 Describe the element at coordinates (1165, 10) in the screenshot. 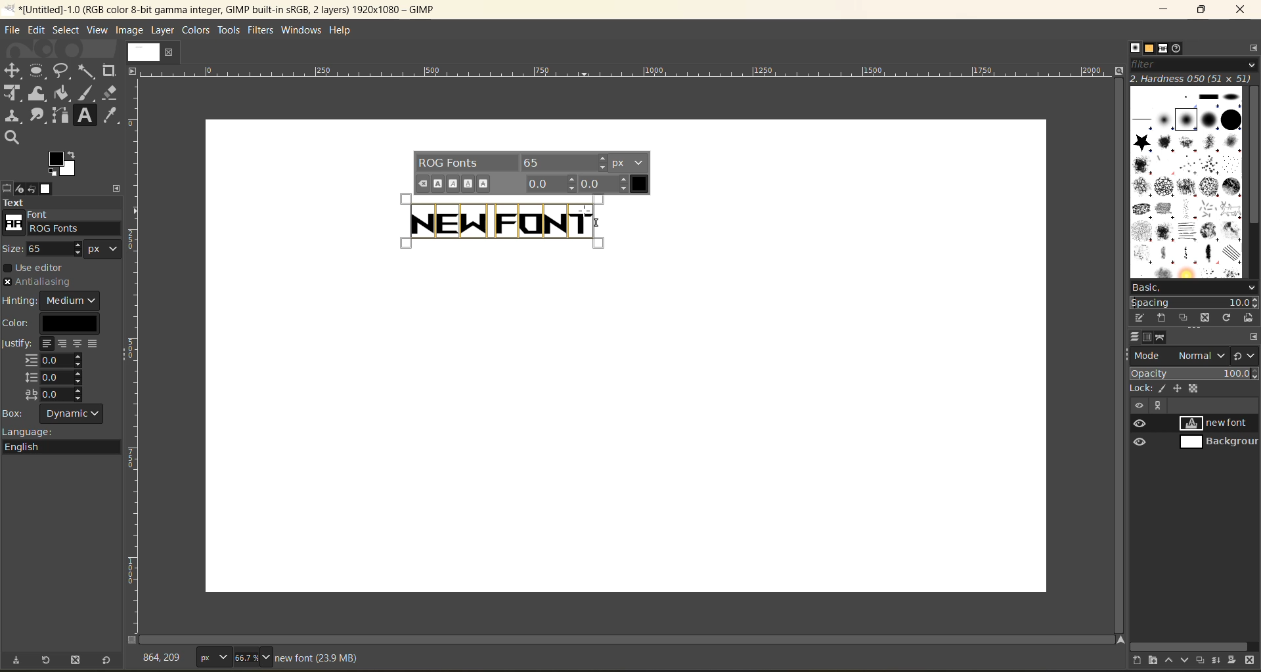

I see `minimize` at that location.